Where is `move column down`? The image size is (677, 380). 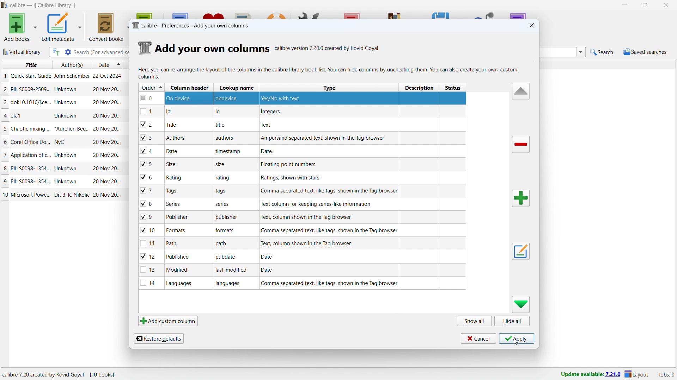
move column down is located at coordinates (521, 305).